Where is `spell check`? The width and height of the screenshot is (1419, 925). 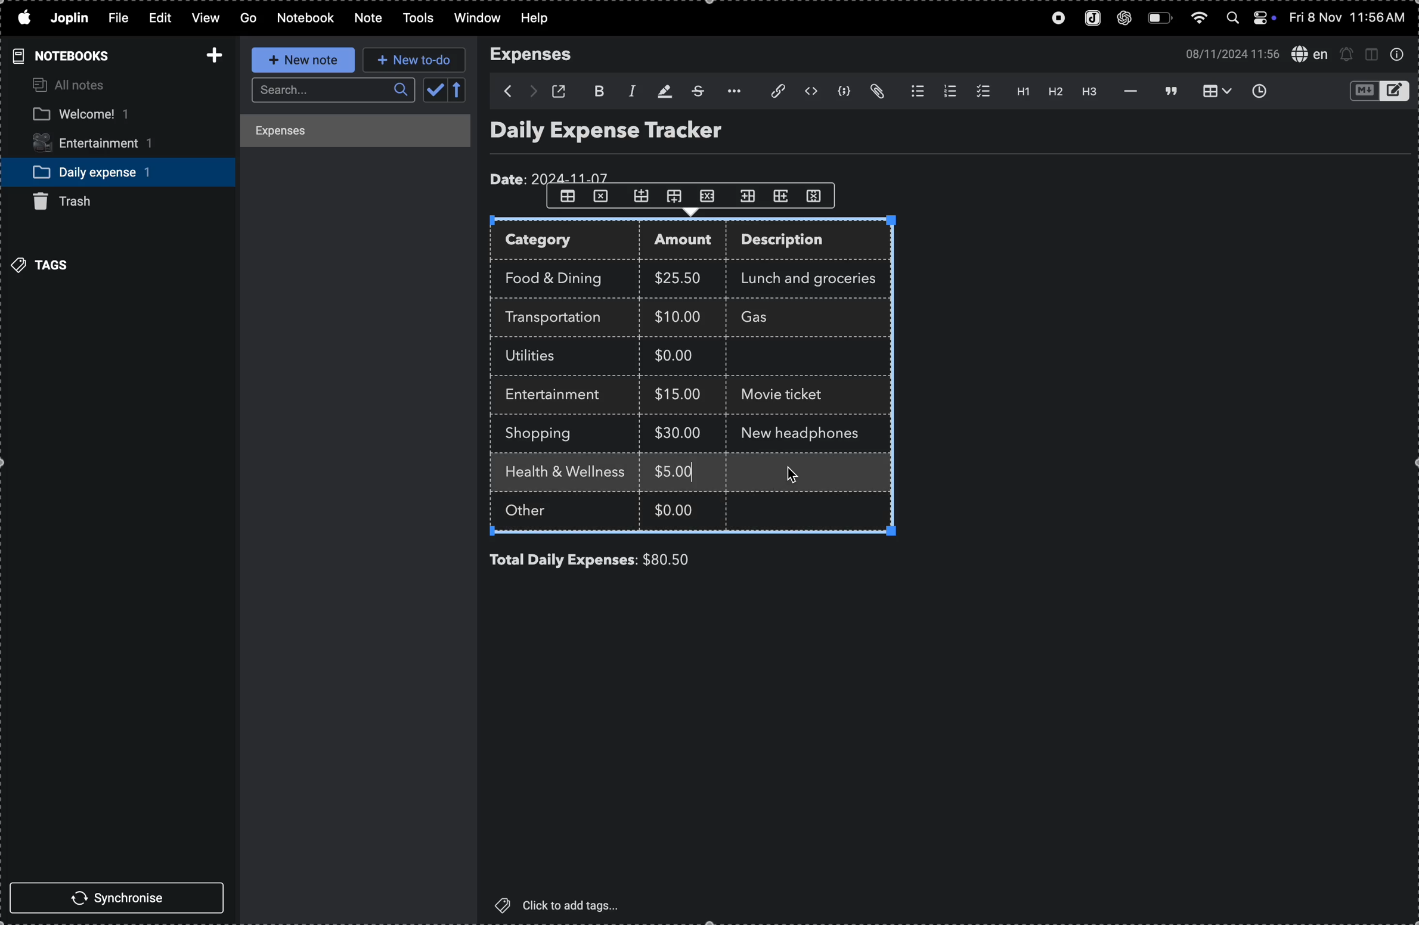
spell check is located at coordinates (1309, 53).